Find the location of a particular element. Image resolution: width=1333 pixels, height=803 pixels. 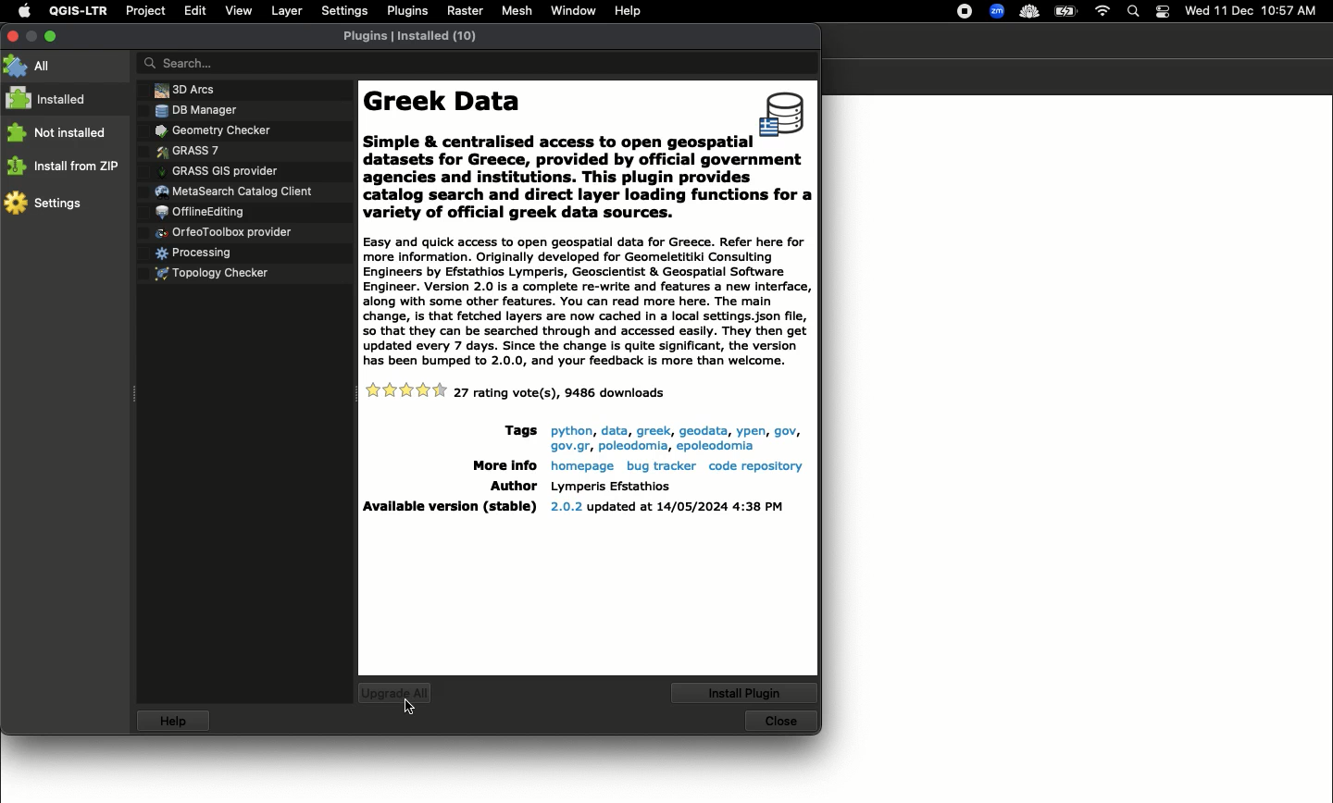

Processing is located at coordinates (191, 254).